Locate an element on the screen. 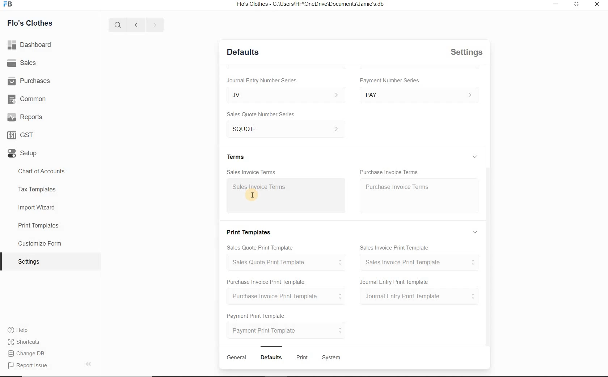 The height and width of the screenshot is (377, 608). Setup is located at coordinates (22, 155).